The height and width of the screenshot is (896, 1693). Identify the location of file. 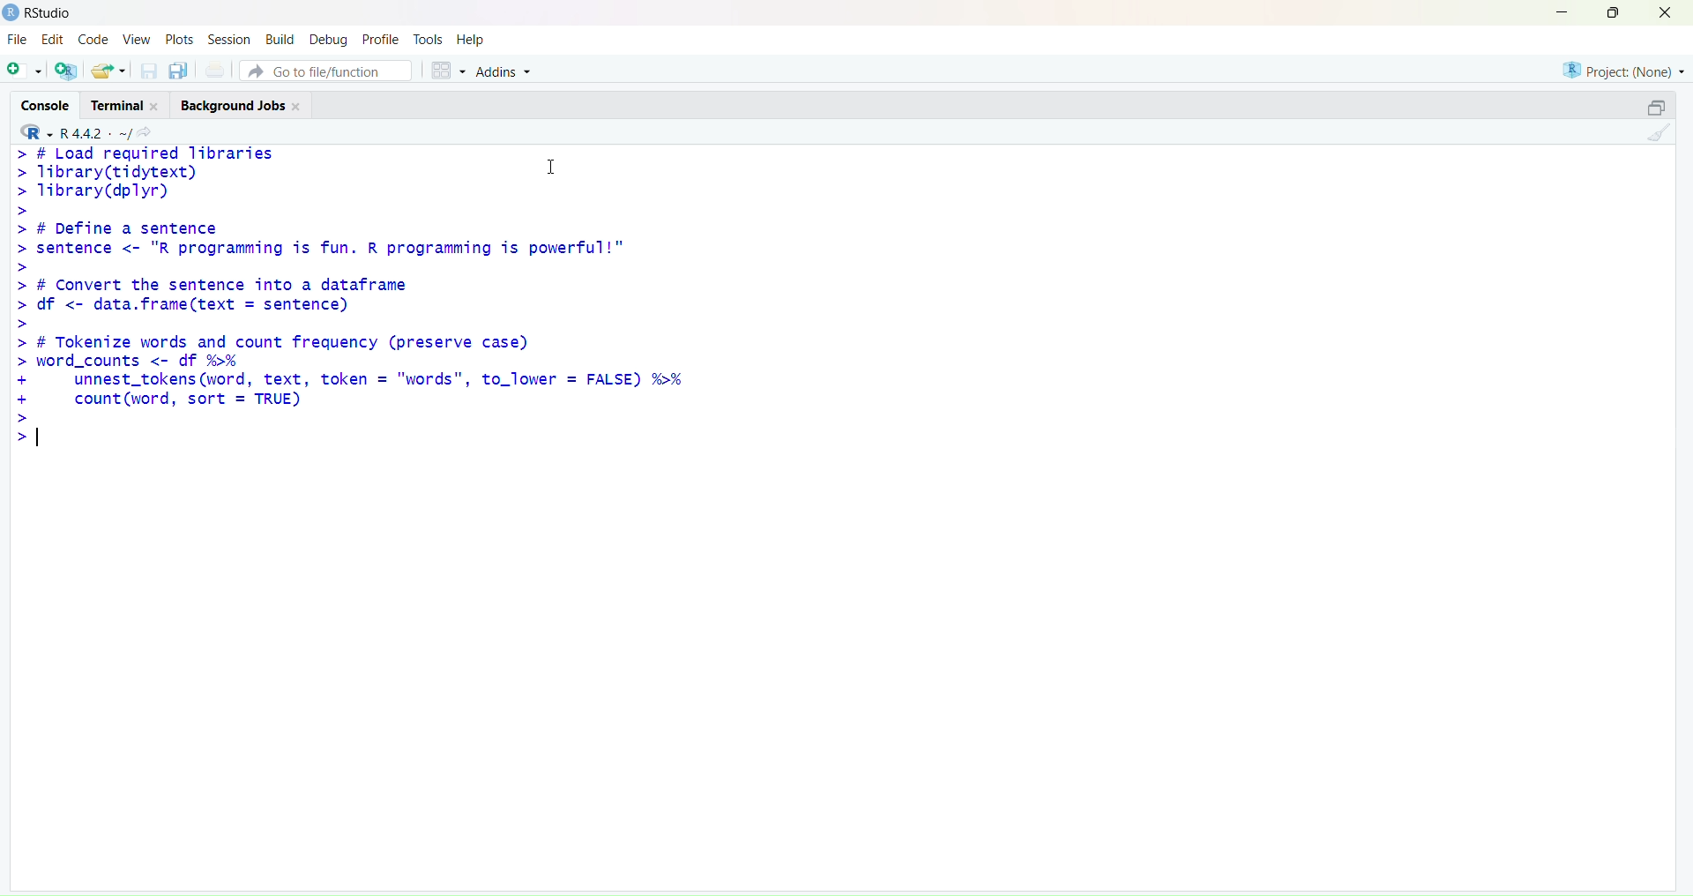
(19, 39).